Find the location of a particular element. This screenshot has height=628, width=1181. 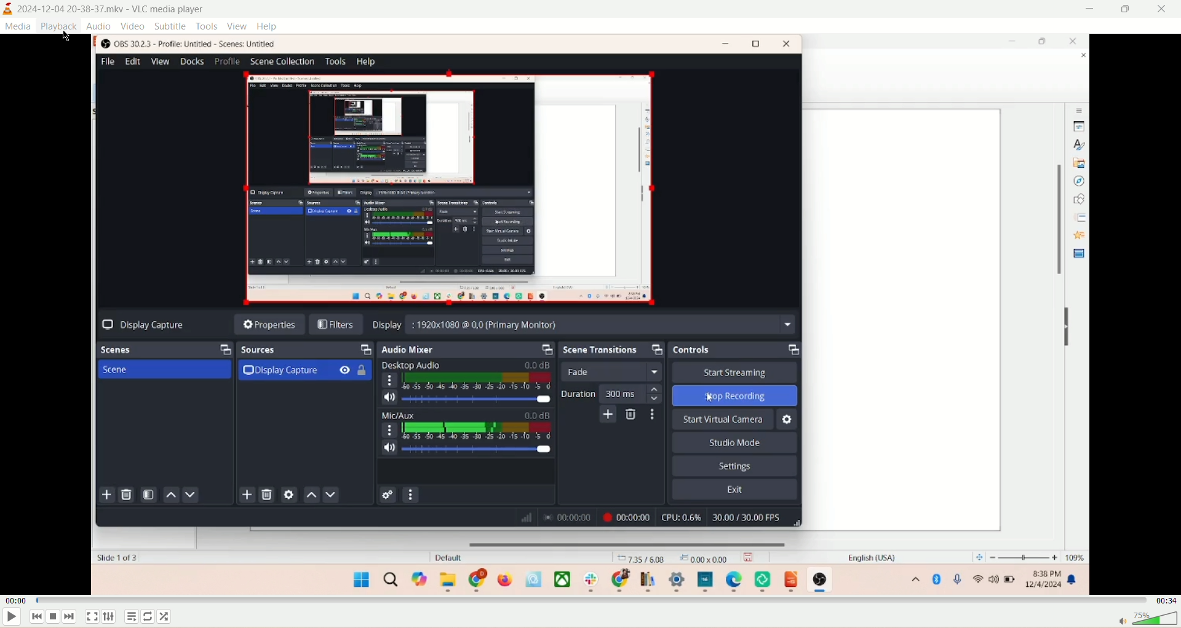

close is located at coordinates (1164, 10).